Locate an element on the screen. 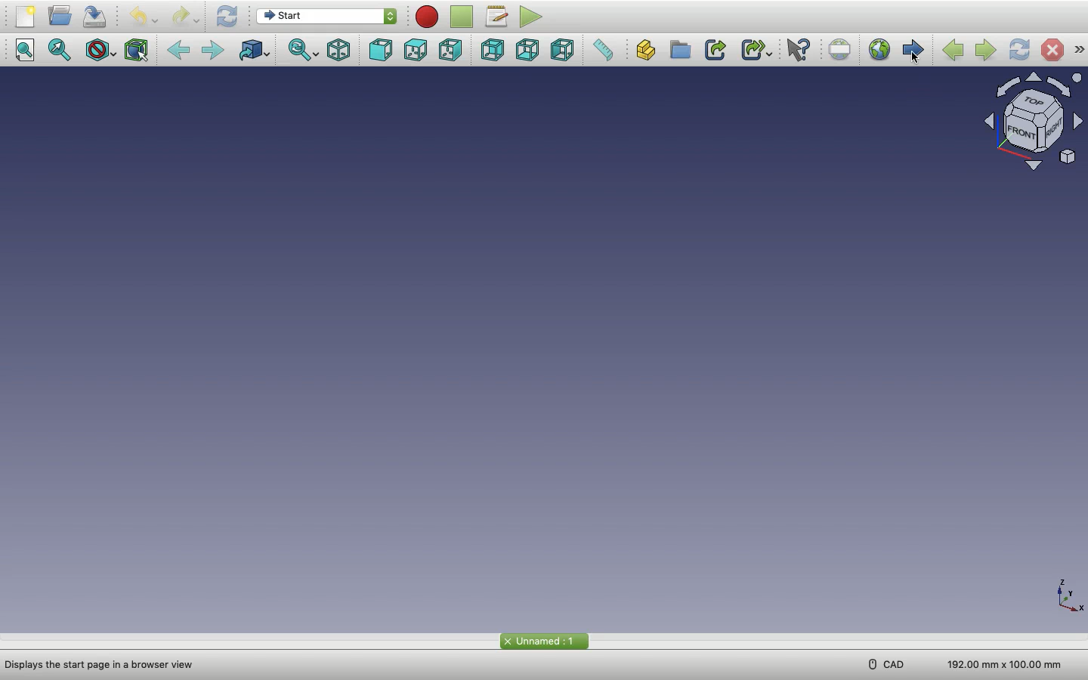  Front is located at coordinates (381, 51).